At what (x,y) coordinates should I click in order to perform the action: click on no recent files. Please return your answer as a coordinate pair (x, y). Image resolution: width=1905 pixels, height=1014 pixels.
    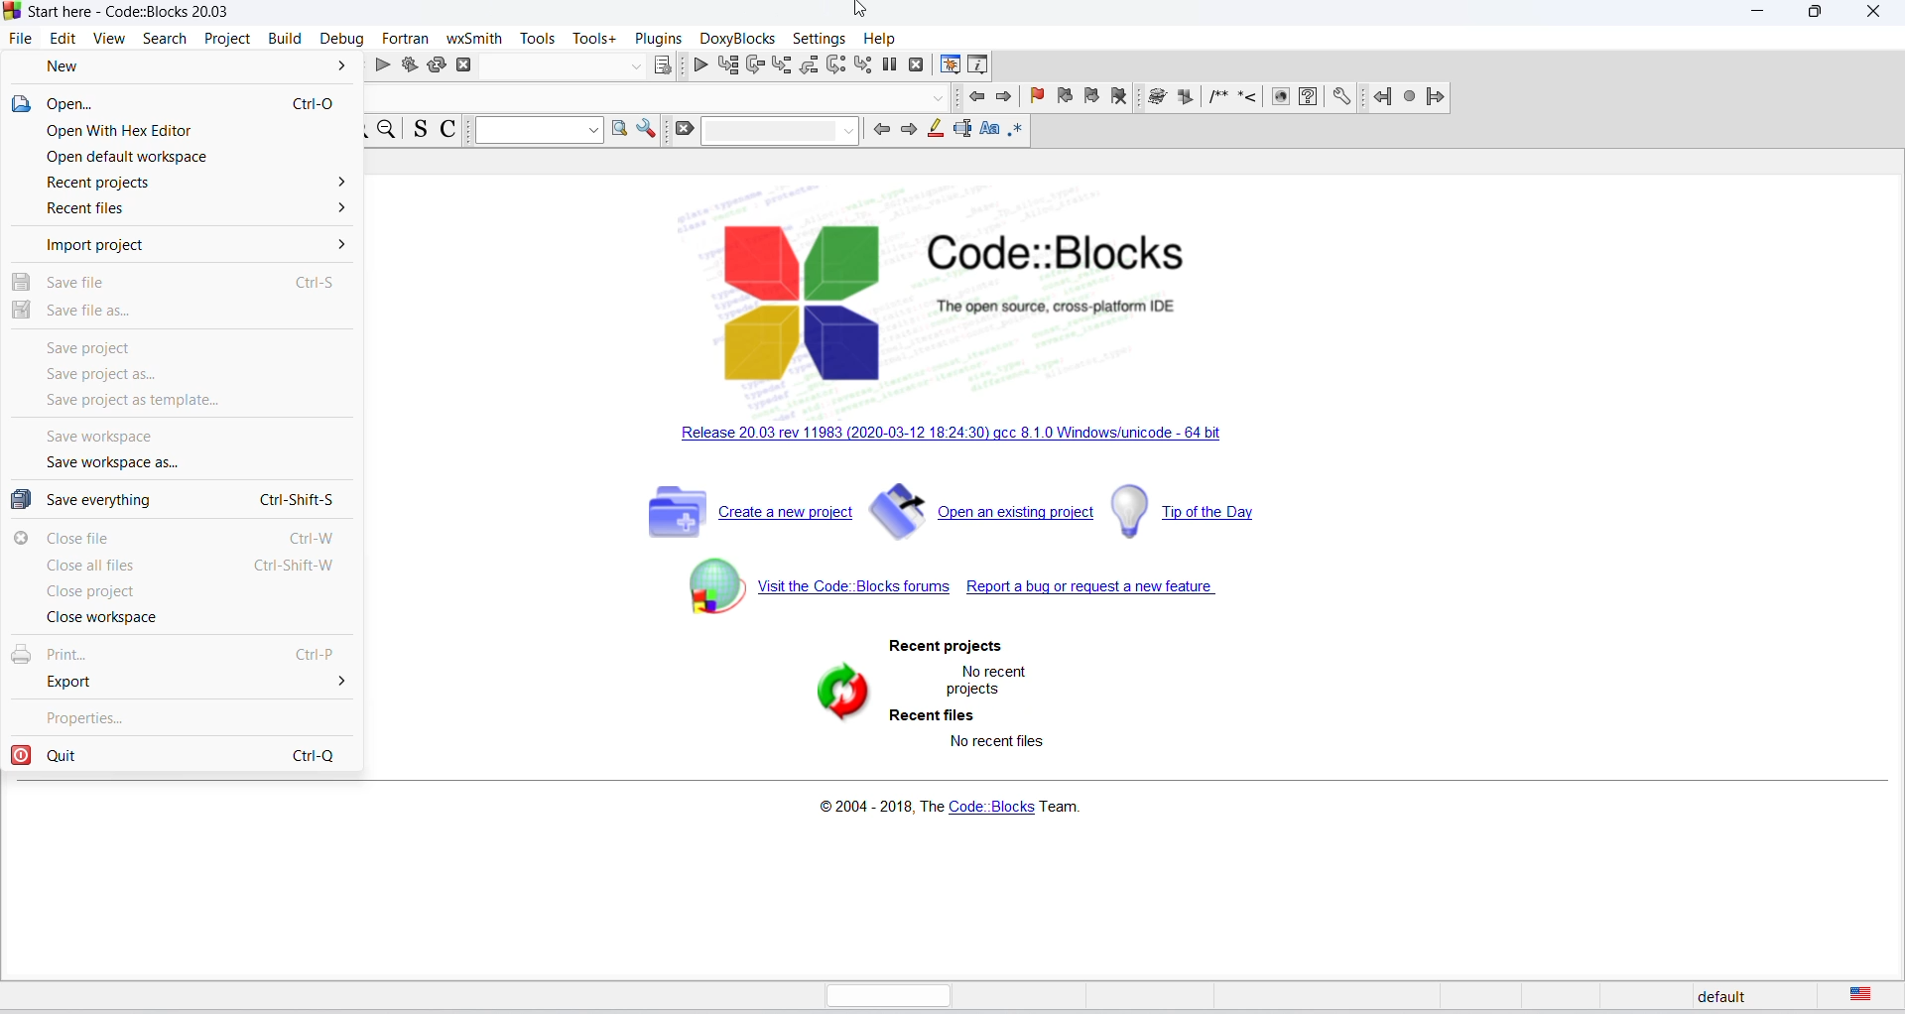
    Looking at the image, I should click on (1004, 747).